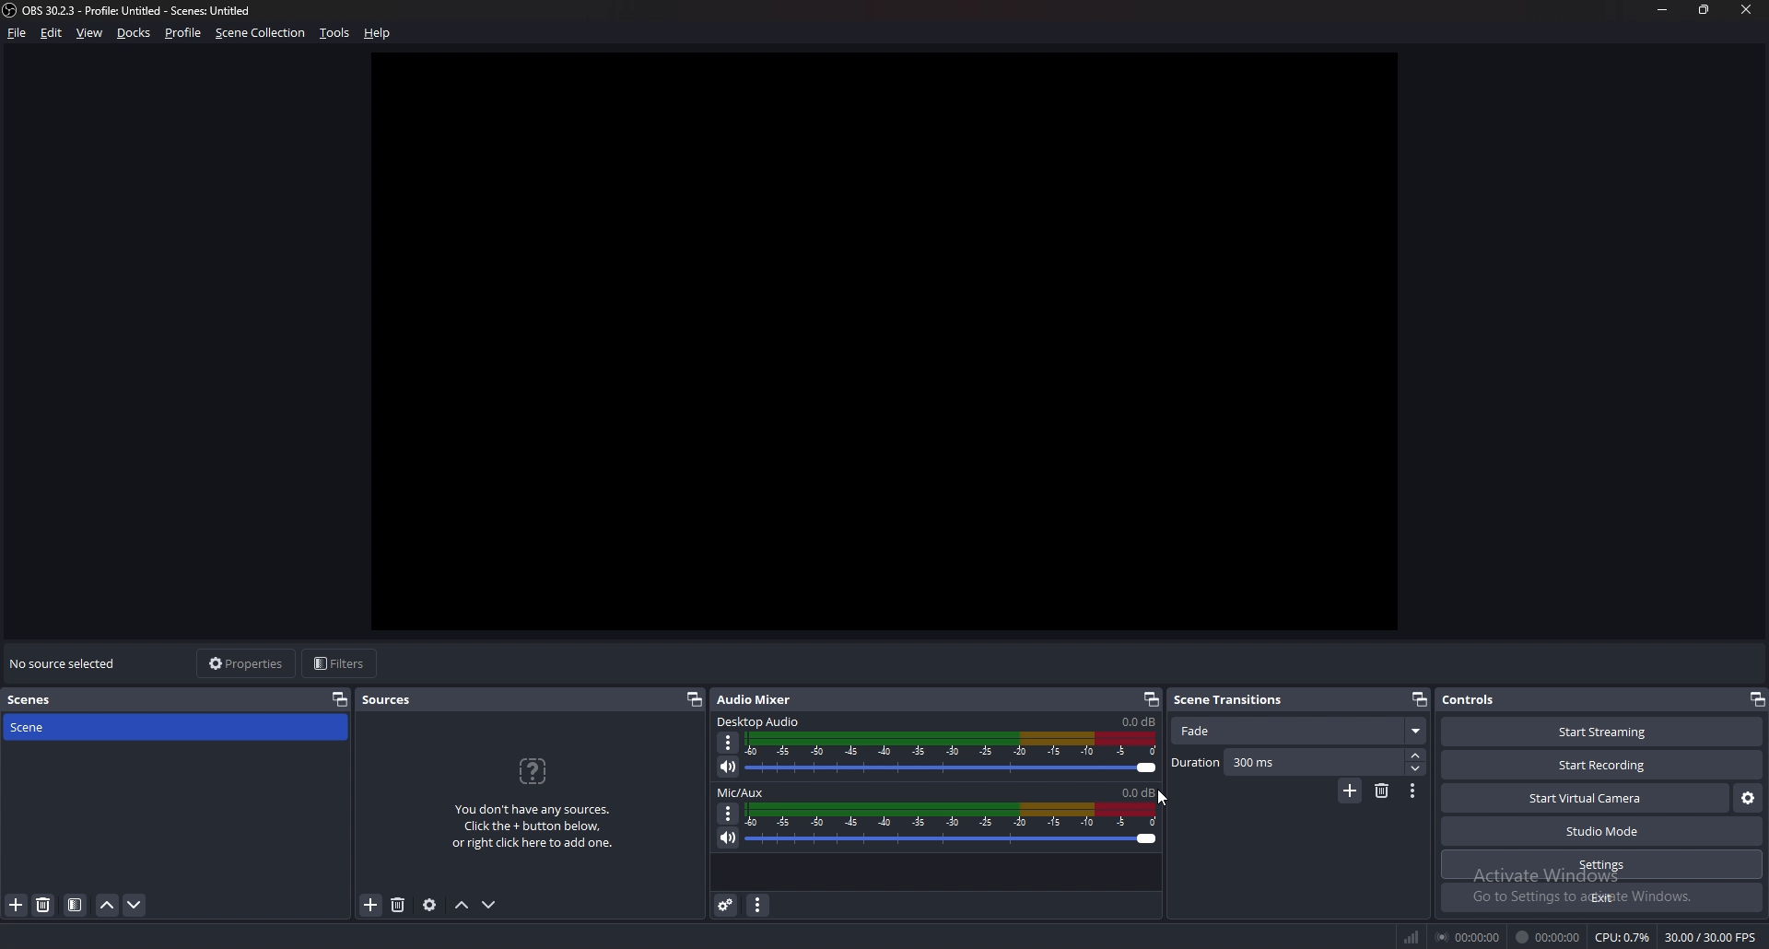 The image size is (1769, 949). I want to click on mute, so click(728, 839).